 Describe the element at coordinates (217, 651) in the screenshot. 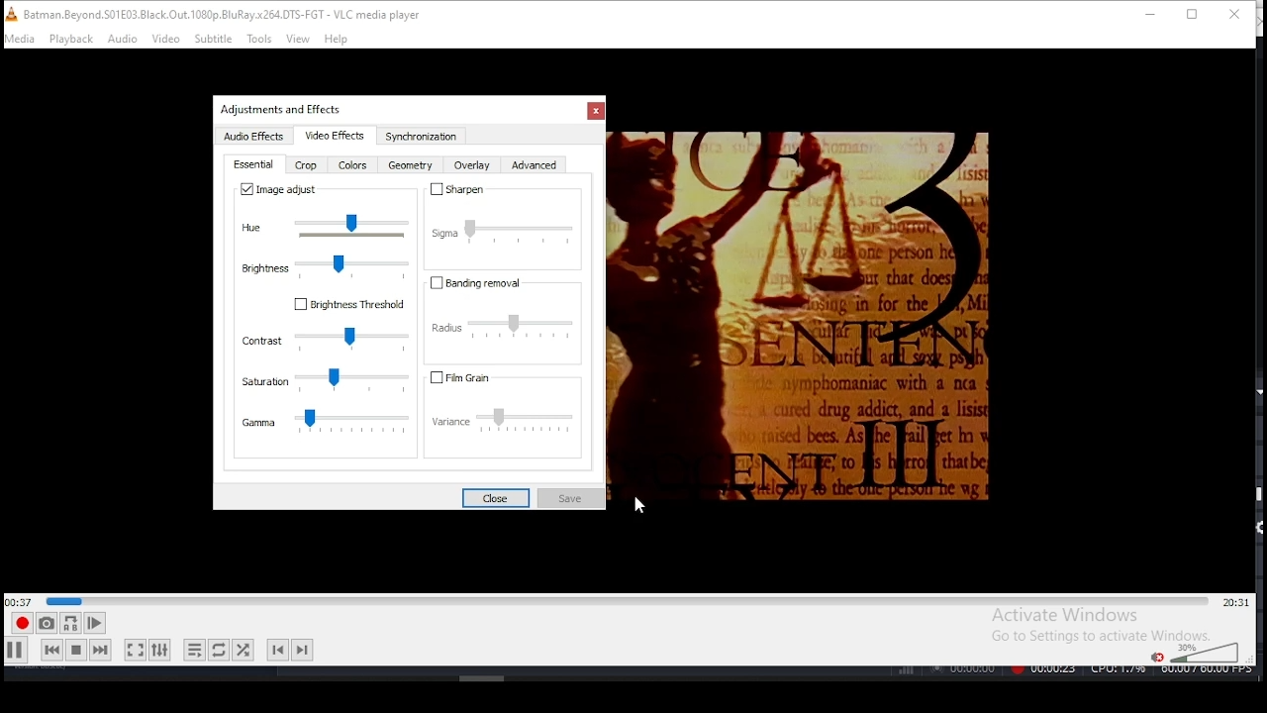

I see `click to toggle between, loop all, loop one, and no loop` at that location.